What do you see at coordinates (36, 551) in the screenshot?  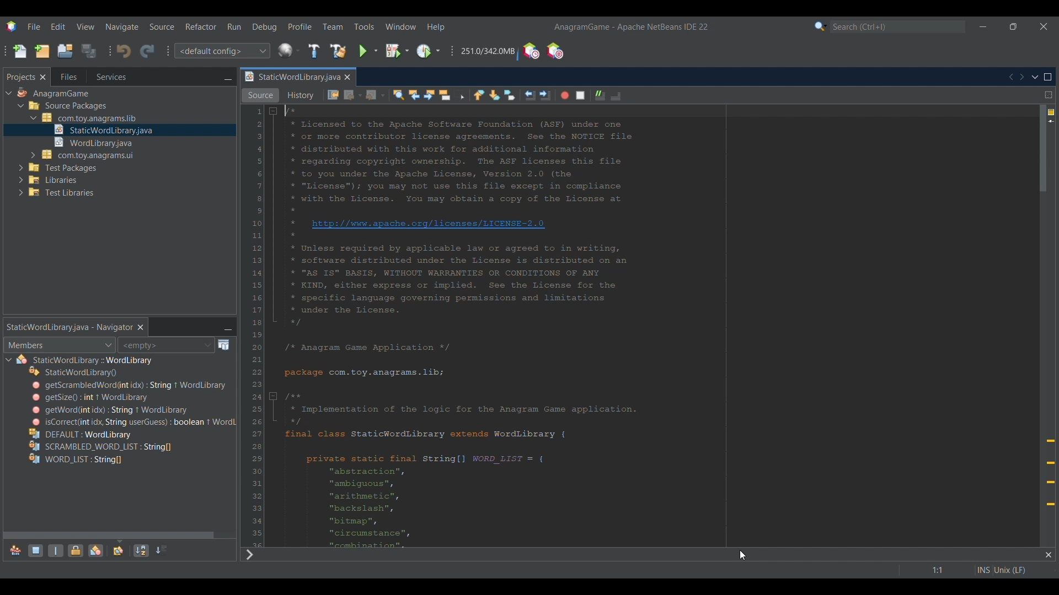 I see `Show fields` at bounding box center [36, 551].